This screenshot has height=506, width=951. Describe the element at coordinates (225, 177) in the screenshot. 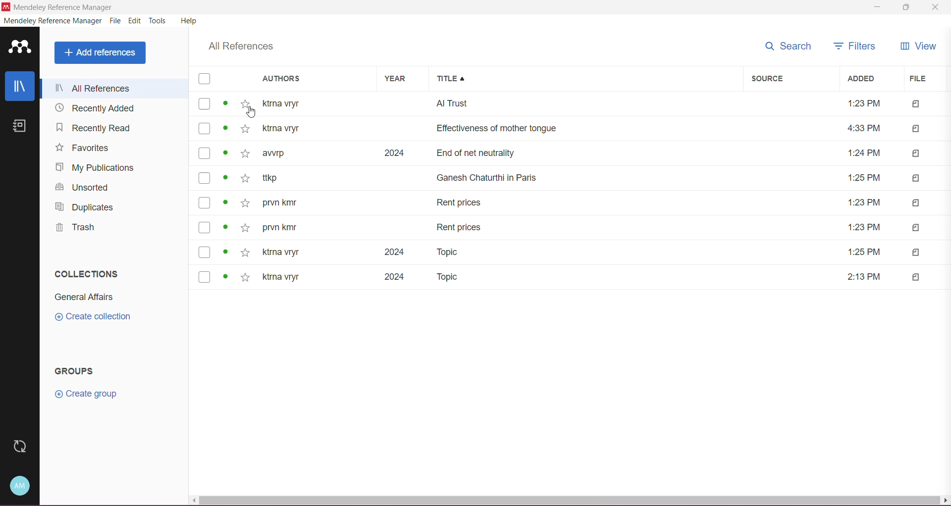

I see `Click to see more details` at that location.